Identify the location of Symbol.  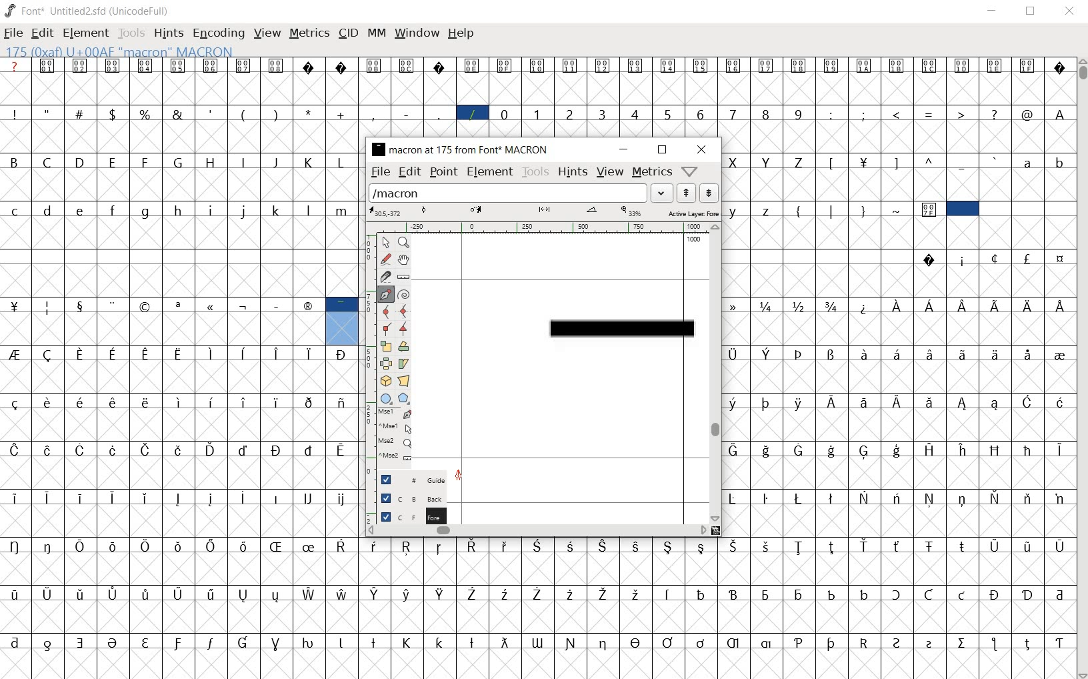
(931, 499).